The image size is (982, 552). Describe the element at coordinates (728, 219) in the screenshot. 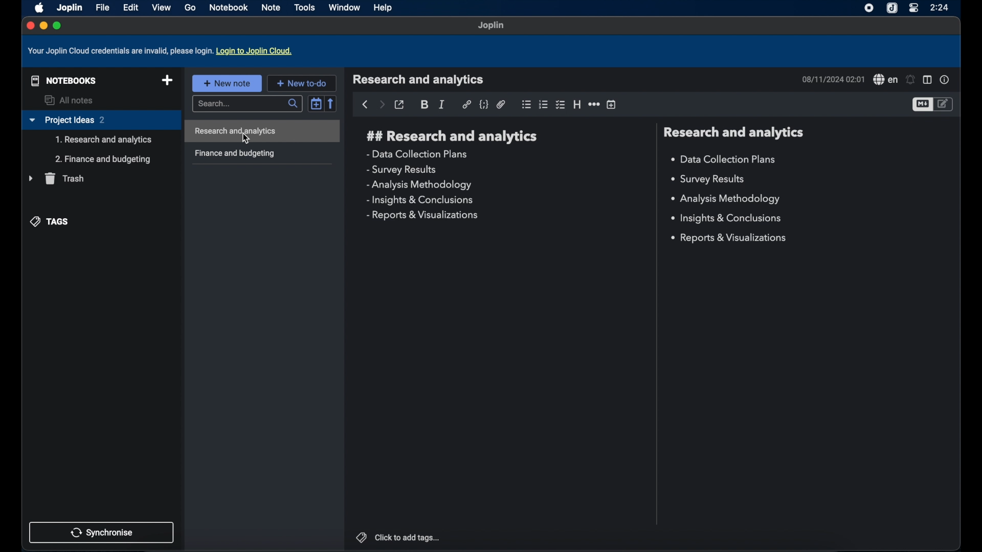

I see `insights and conclusions` at that location.